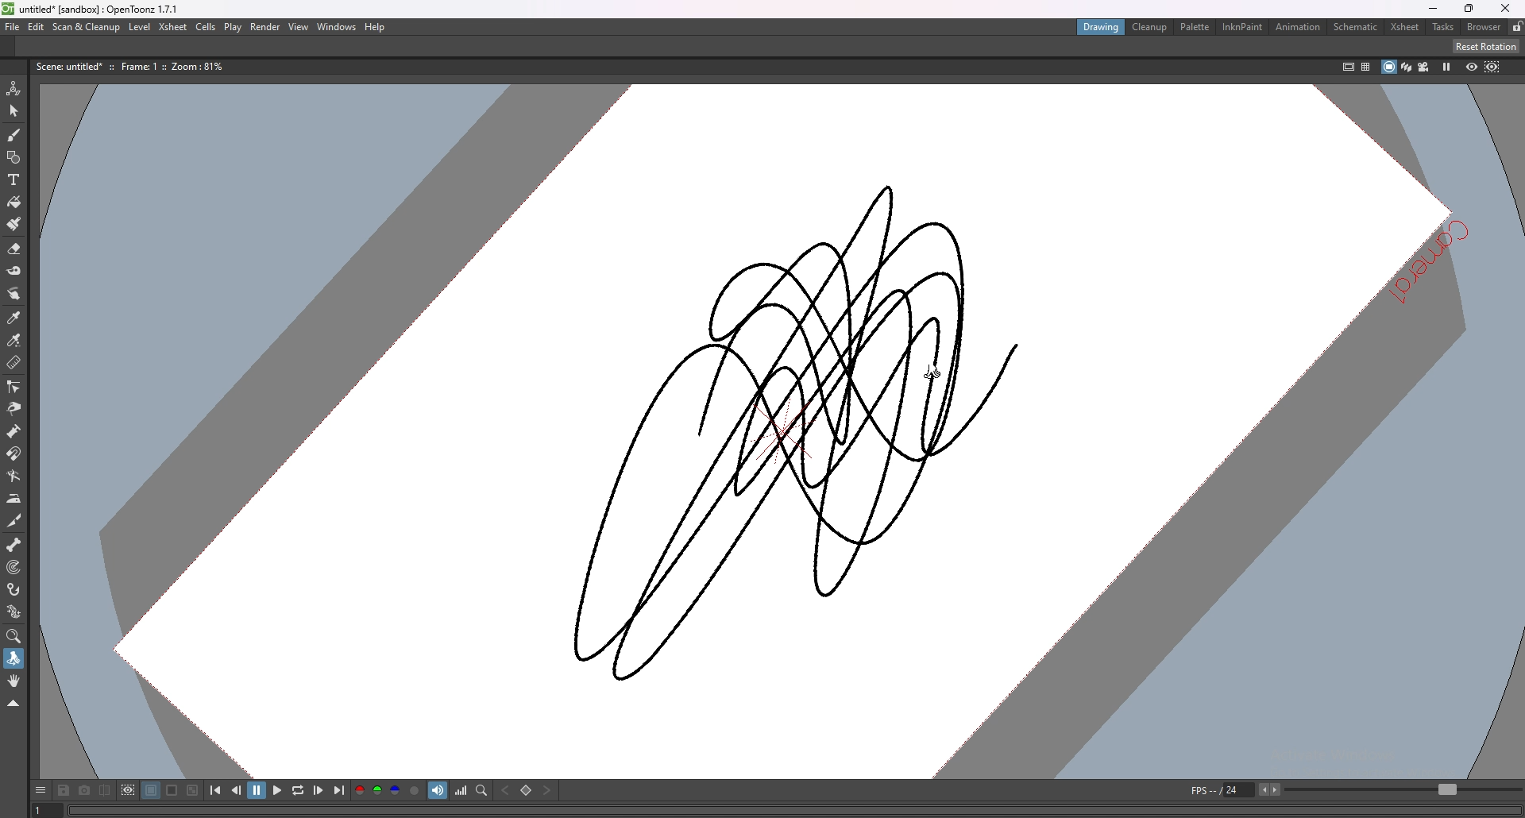 This screenshot has height=818, width=1525. What do you see at coordinates (482, 791) in the screenshot?
I see `locator` at bounding box center [482, 791].